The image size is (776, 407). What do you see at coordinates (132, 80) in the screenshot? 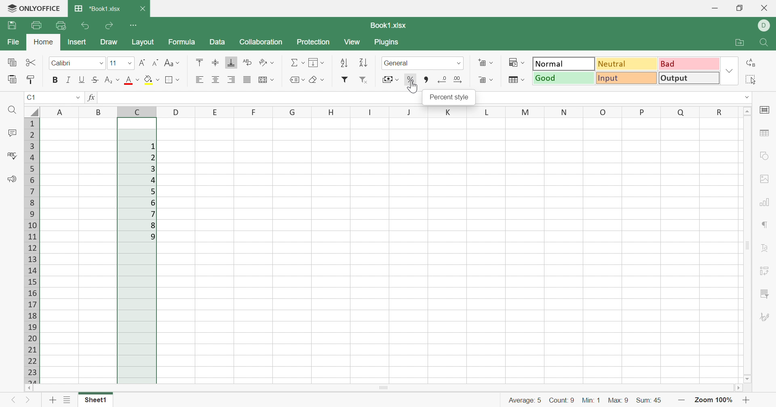
I see `Font color` at bounding box center [132, 80].